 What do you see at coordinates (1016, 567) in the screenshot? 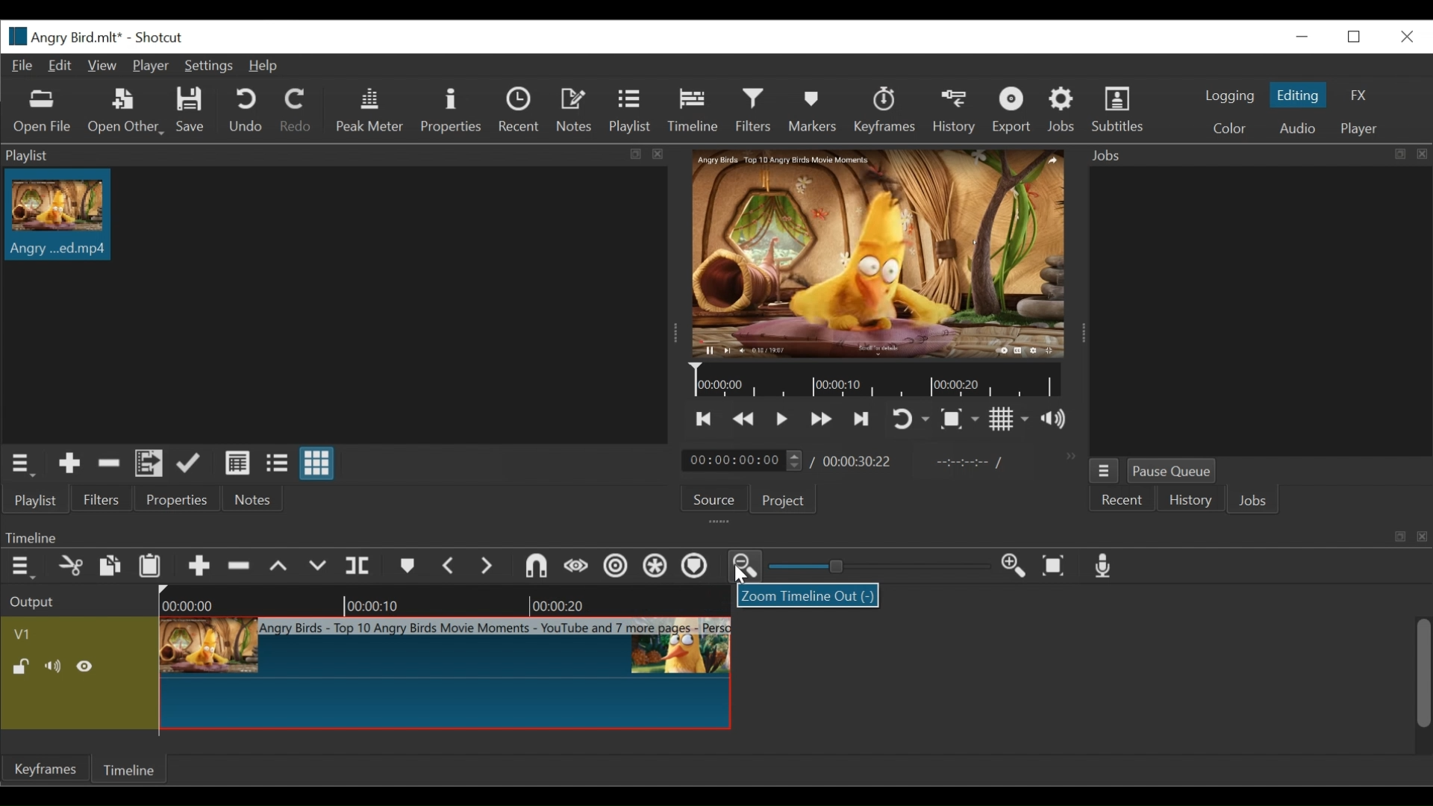
I see `Zoom in timeline` at bounding box center [1016, 567].